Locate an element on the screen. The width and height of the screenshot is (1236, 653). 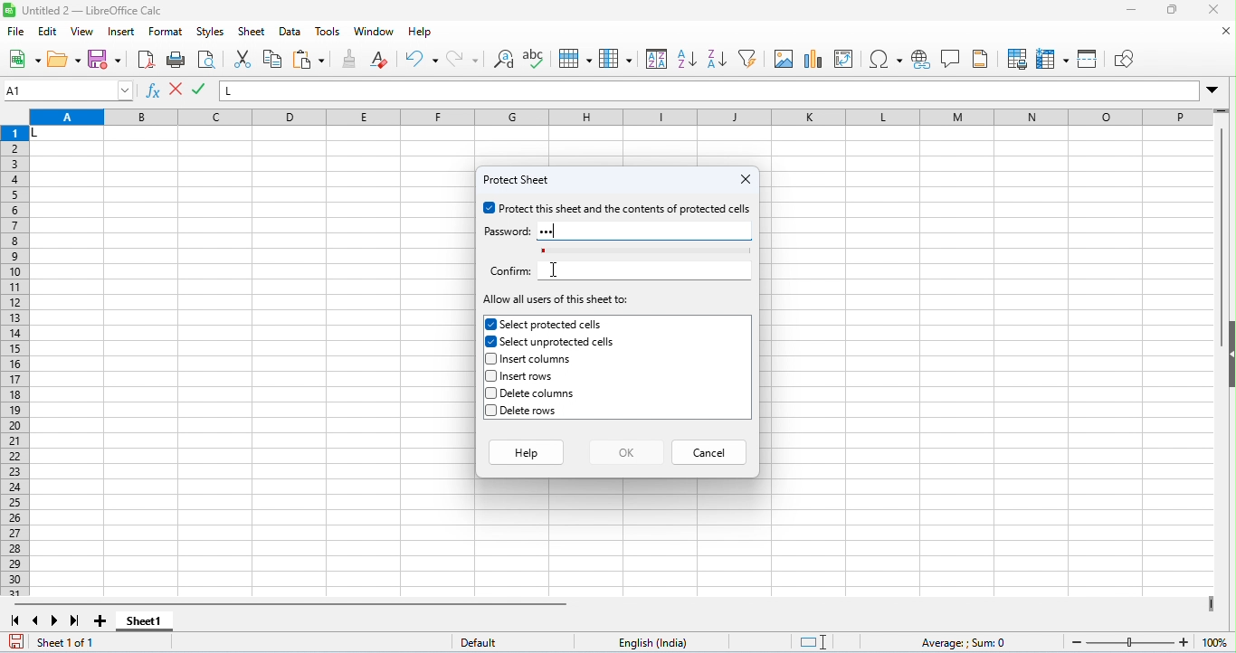
print is located at coordinates (176, 61).